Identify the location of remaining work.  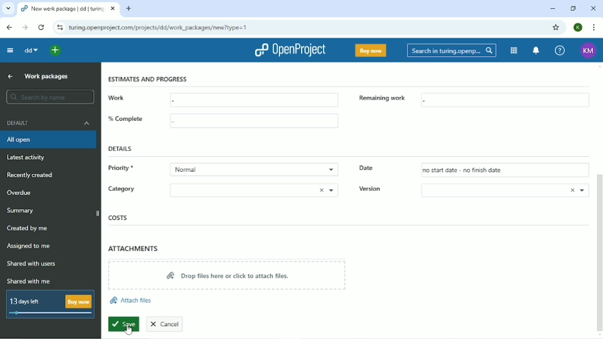
(383, 98).